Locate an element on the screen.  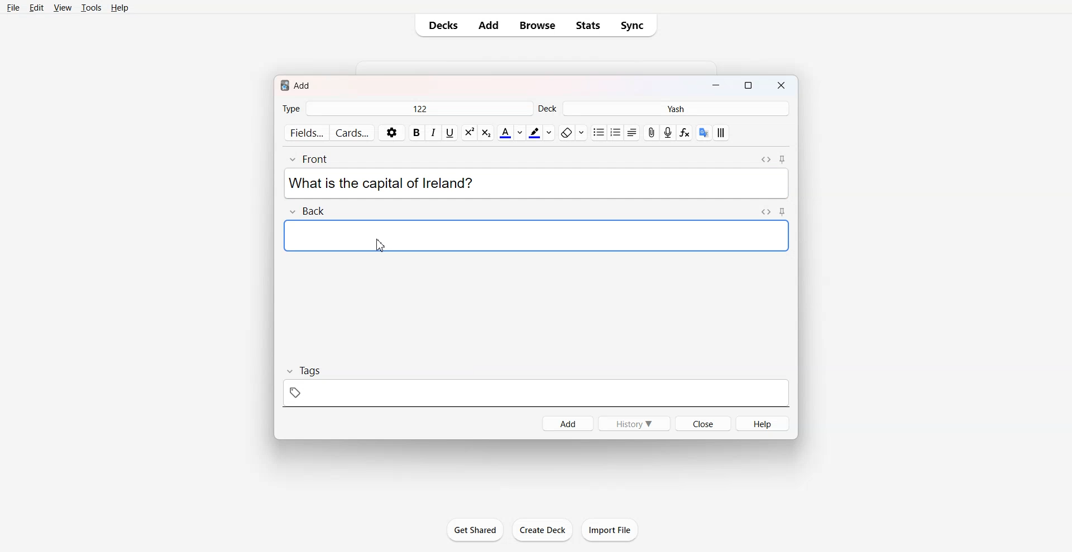
Type is located at coordinates (406, 109).